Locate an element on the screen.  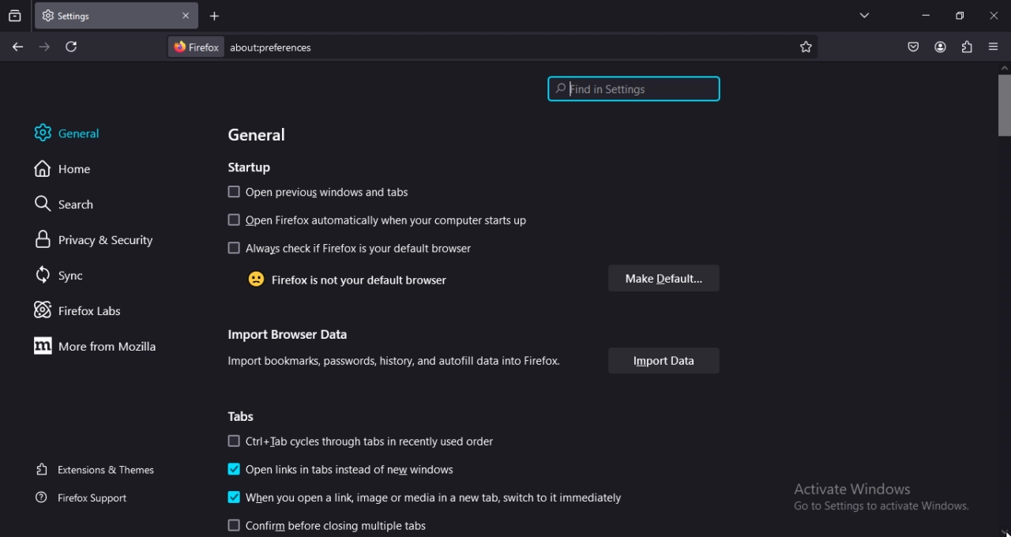
search is located at coordinates (63, 205).